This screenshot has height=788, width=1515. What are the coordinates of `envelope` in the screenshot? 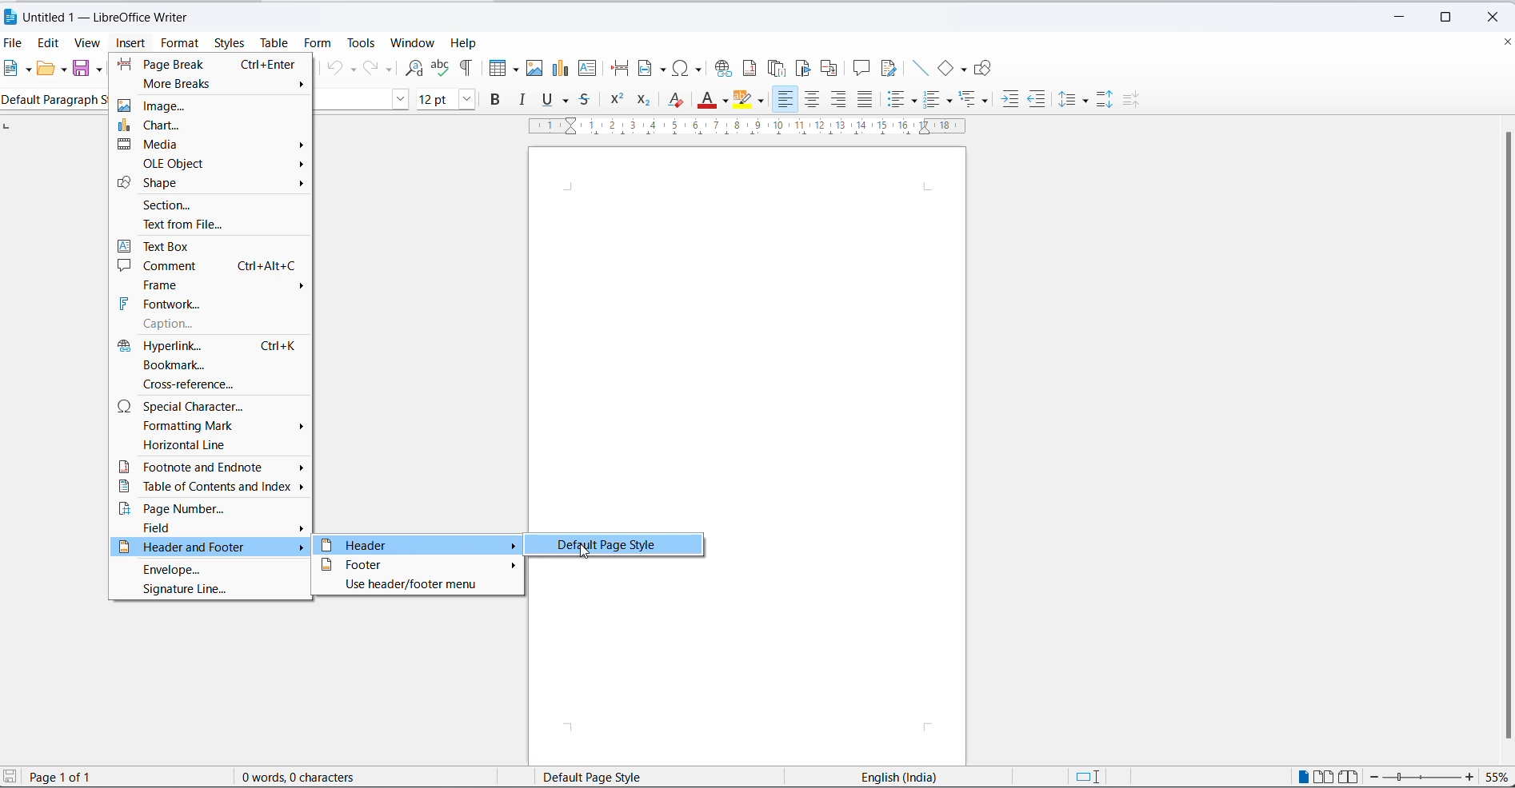 It's located at (212, 570).